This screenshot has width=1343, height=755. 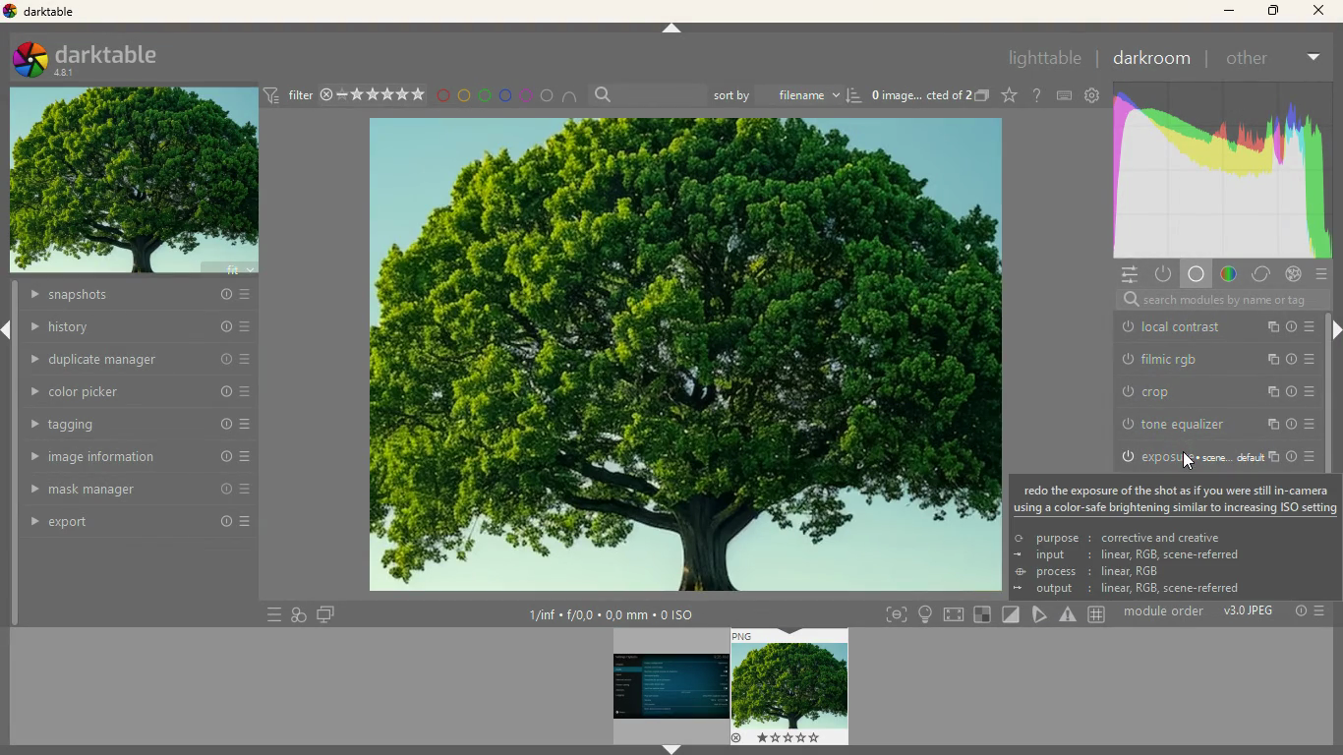 I want to click on doubt, so click(x=1034, y=96).